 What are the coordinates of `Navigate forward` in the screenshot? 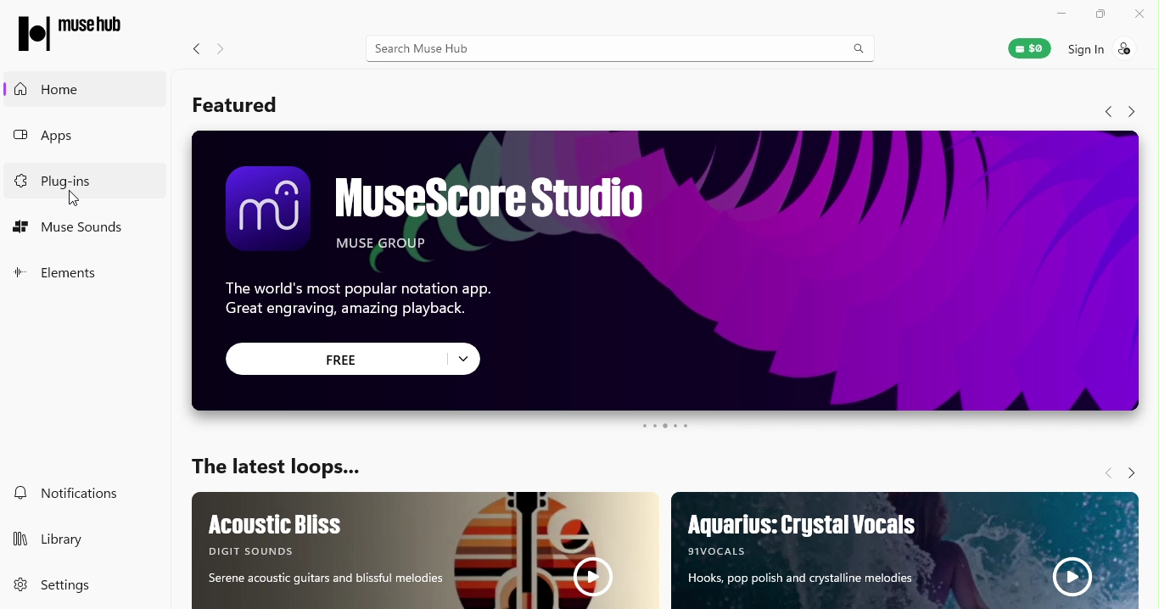 It's located at (1134, 114).